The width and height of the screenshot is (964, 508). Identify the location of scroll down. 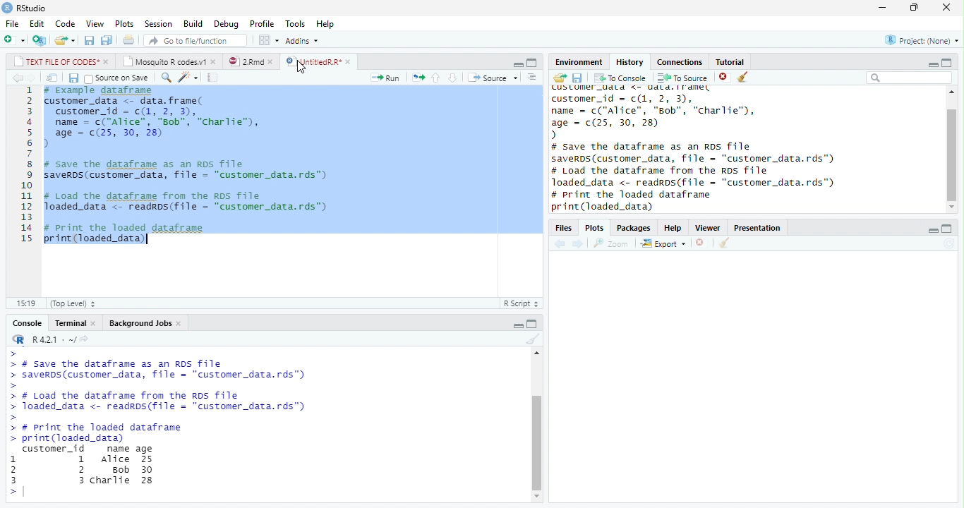
(951, 207).